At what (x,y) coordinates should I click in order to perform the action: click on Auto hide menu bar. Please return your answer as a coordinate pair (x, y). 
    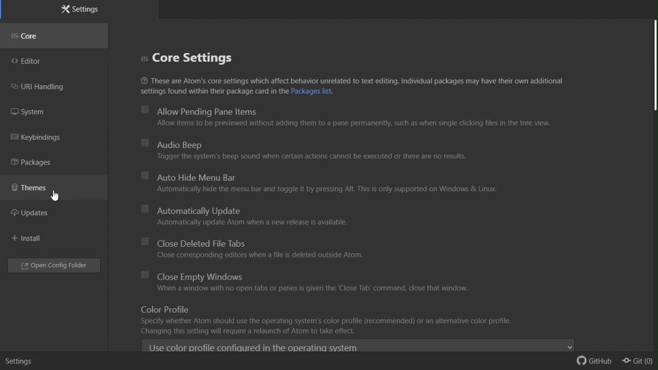
    Looking at the image, I should click on (328, 179).